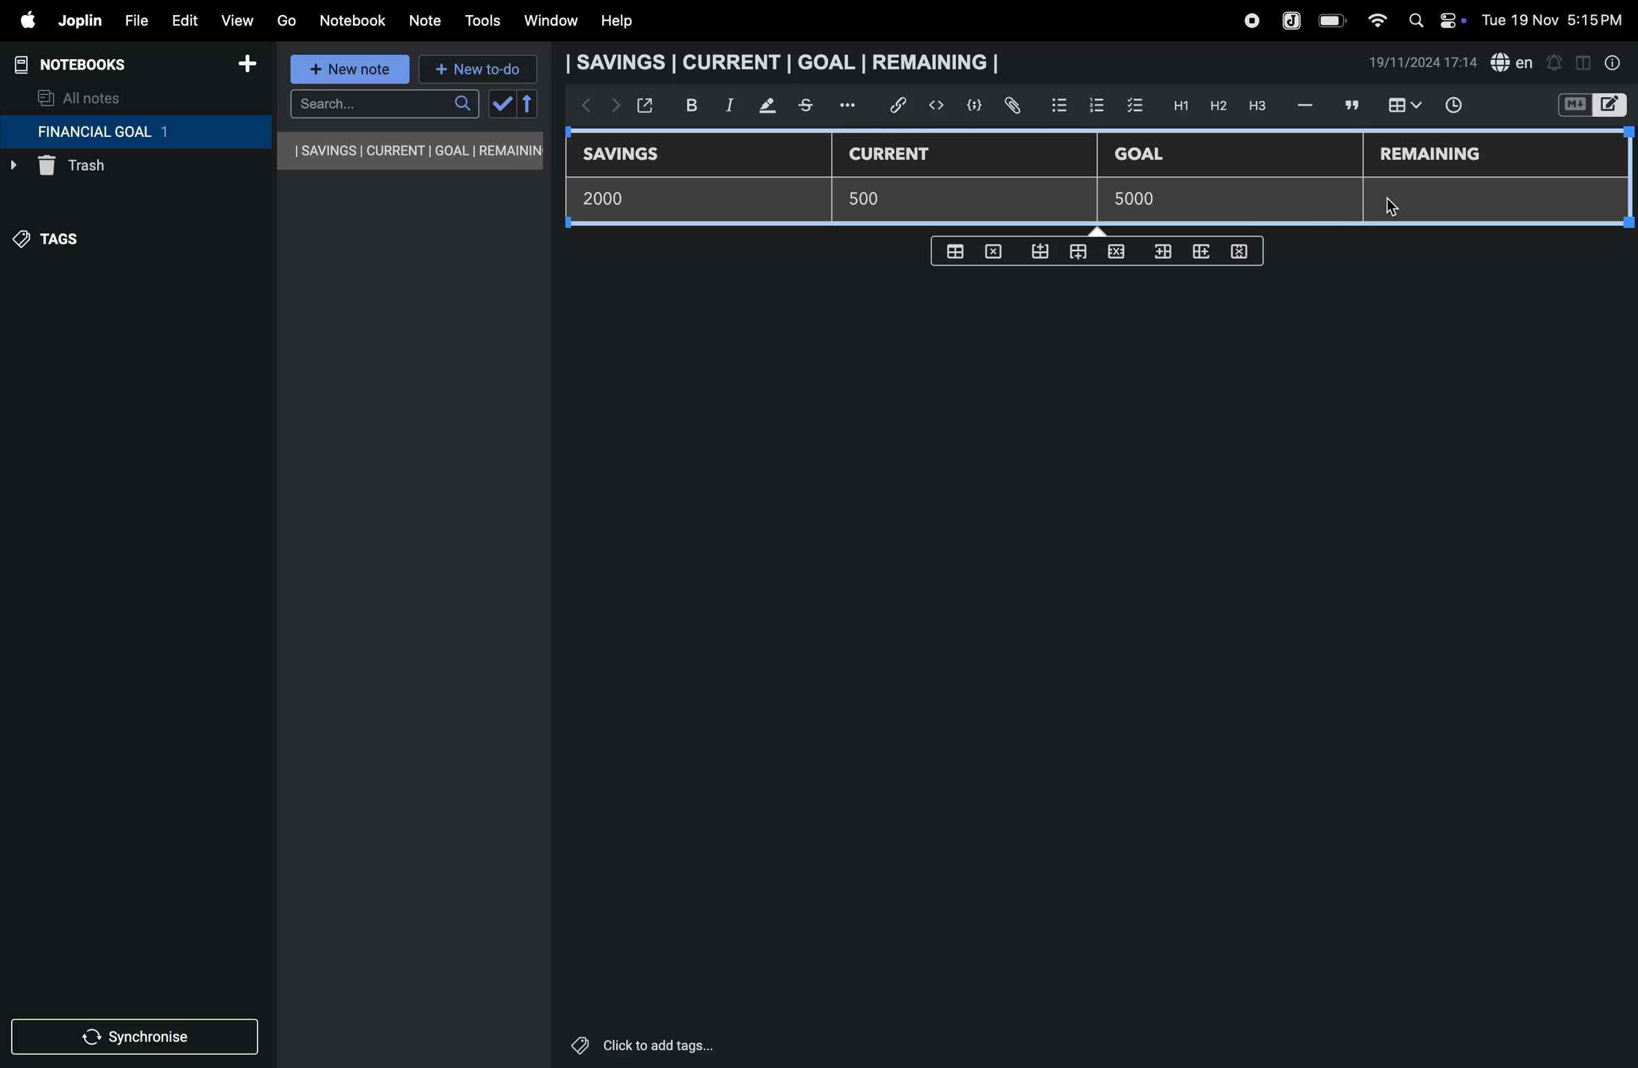 This screenshot has height=1068, width=1638. What do you see at coordinates (627, 21) in the screenshot?
I see `help` at bounding box center [627, 21].